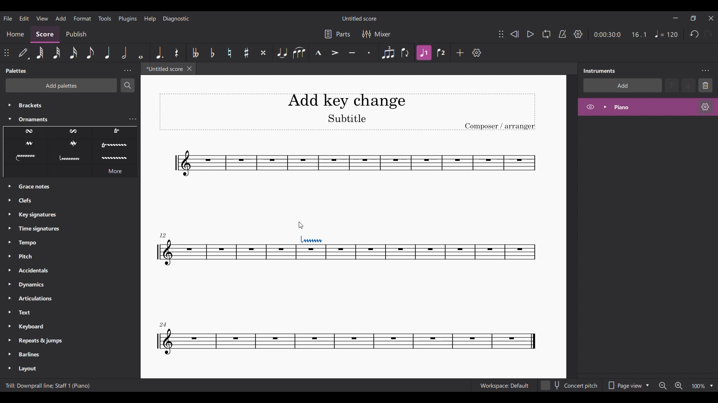 The image size is (718, 403). What do you see at coordinates (318, 53) in the screenshot?
I see `Marcato` at bounding box center [318, 53].